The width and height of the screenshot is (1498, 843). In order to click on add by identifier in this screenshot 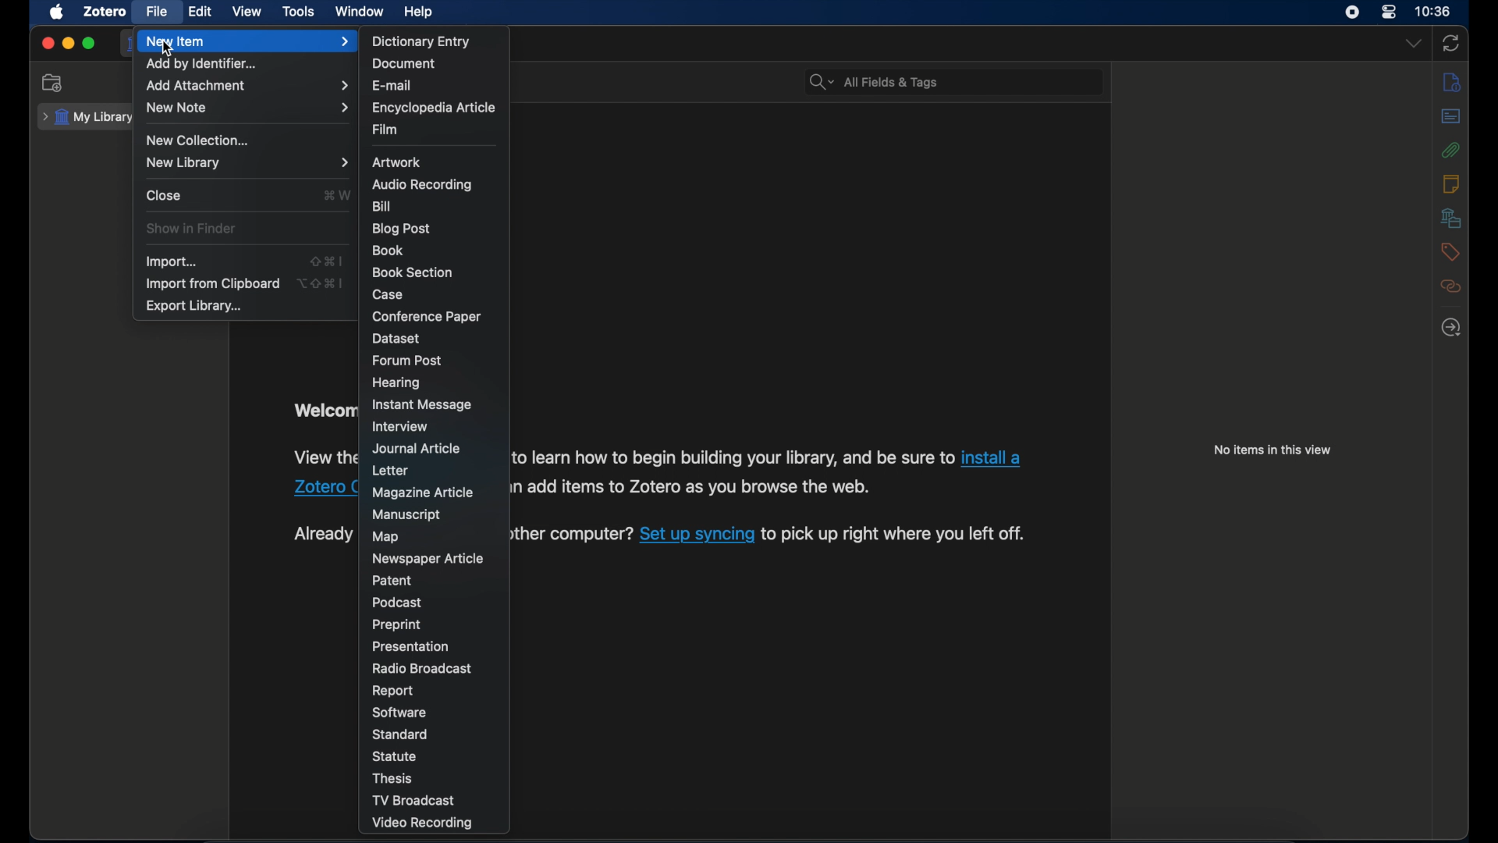, I will do `click(201, 64)`.